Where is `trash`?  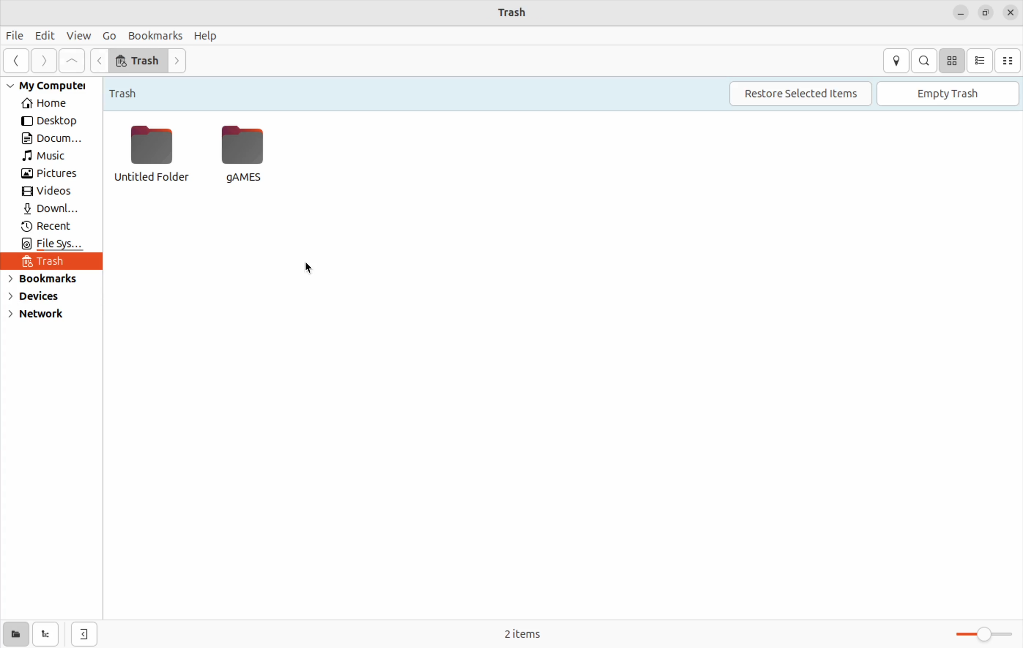
trash is located at coordinates (50, 264).